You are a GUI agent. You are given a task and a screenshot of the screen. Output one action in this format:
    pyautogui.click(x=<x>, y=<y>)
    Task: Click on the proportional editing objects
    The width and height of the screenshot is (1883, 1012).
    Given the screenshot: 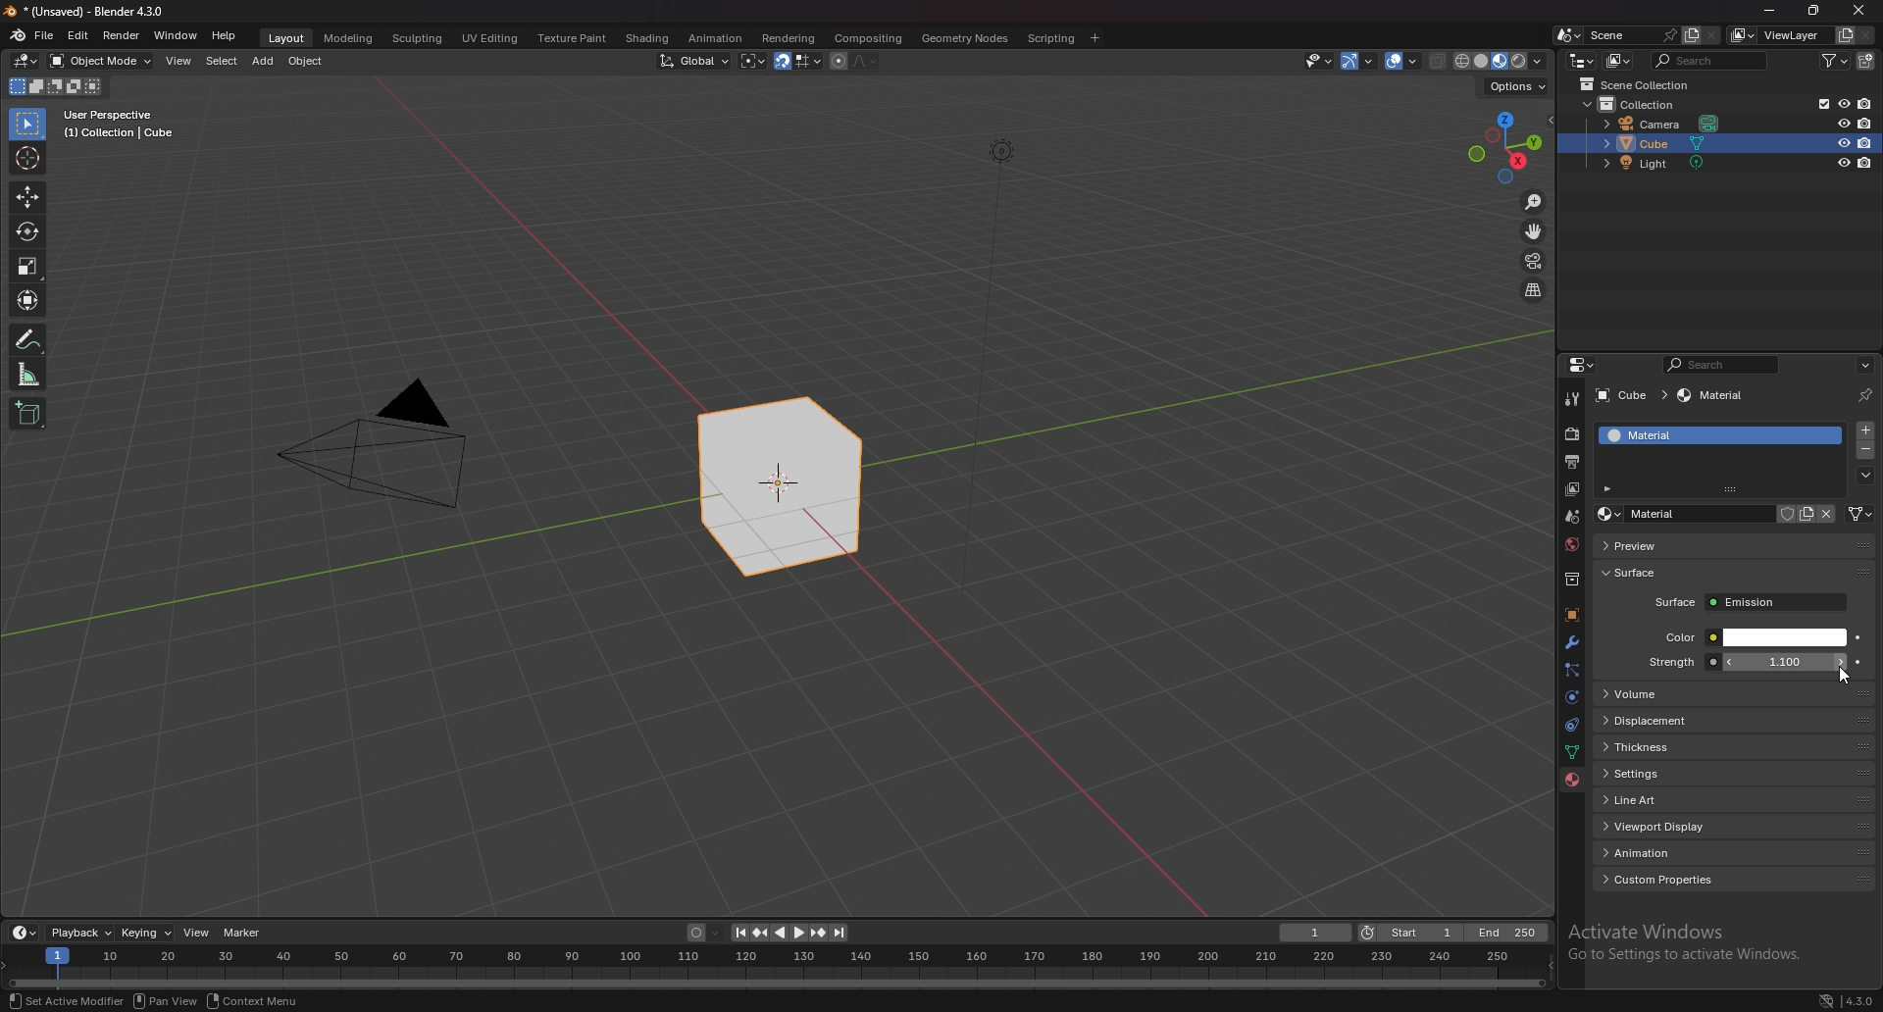 What is the action you would take?
    pyautogui.click(x=836, y=61)
    